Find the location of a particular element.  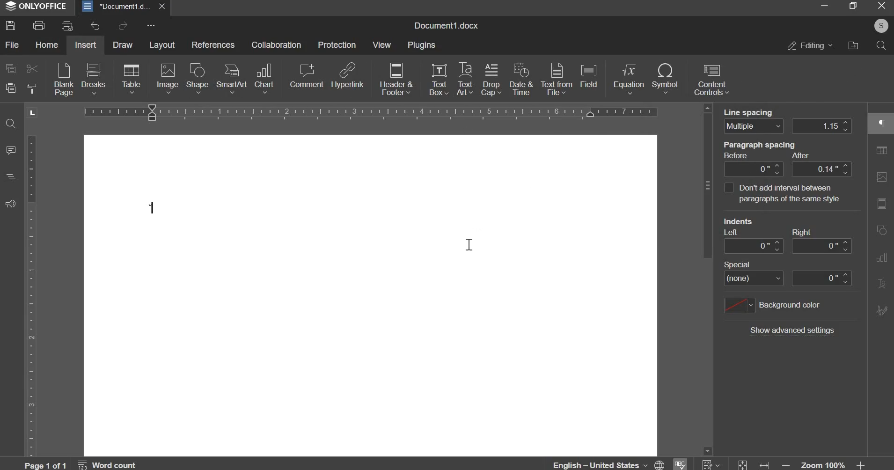

view is located at coordinates (382, 44).